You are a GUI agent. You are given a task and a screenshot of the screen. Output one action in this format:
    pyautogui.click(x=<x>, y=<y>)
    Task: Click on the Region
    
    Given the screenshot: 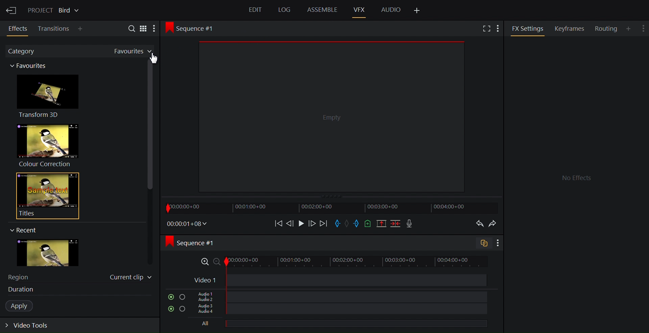 What is the action you would take?
    pyautogui.click(x=22, y=276)
    